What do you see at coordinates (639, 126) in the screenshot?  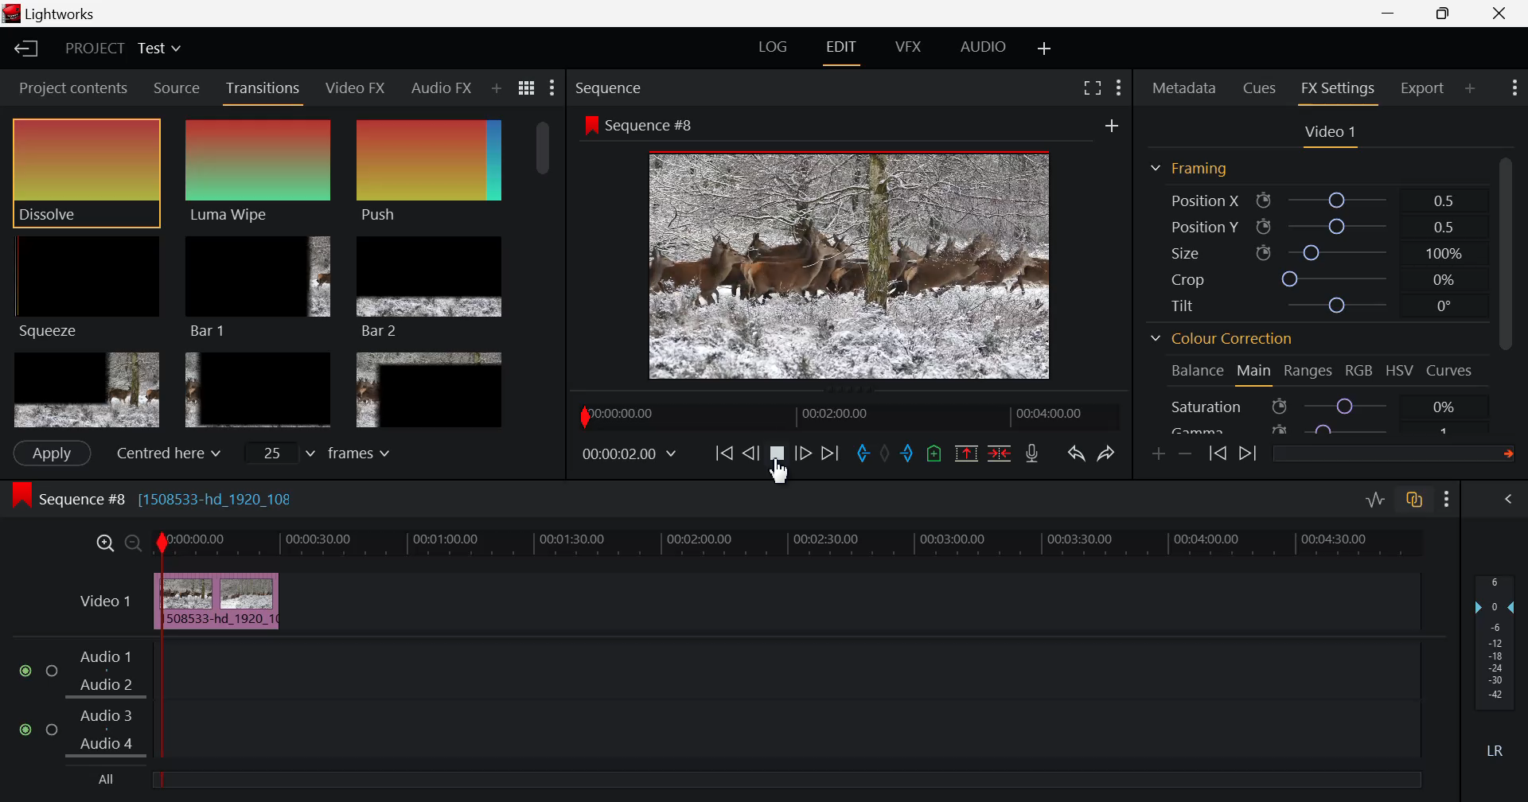 I see `Sequence #8` at bounding box center [639, 126].